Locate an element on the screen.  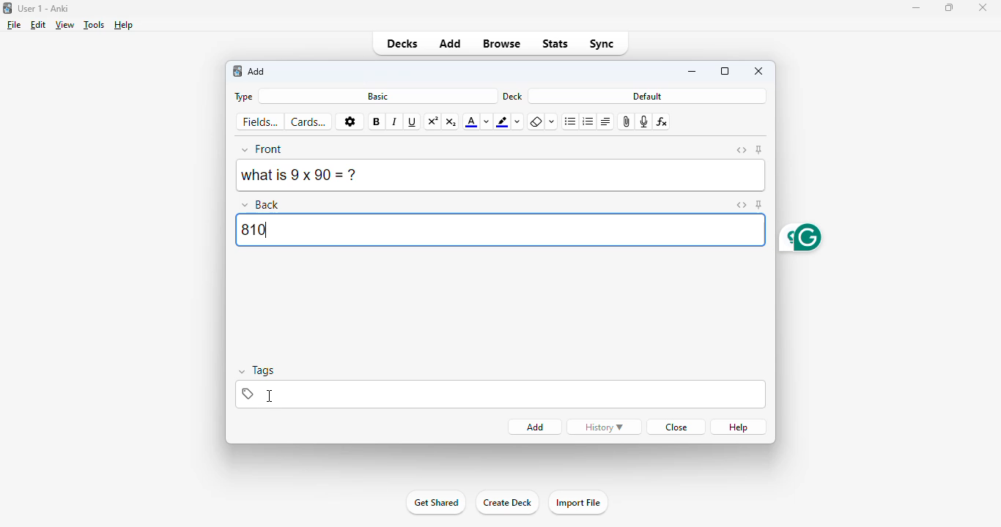
browse is located at coordinates (503, 43).